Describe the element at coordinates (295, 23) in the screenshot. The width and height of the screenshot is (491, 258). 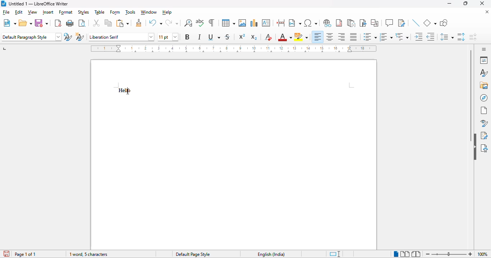
I see `insert field` at that location.